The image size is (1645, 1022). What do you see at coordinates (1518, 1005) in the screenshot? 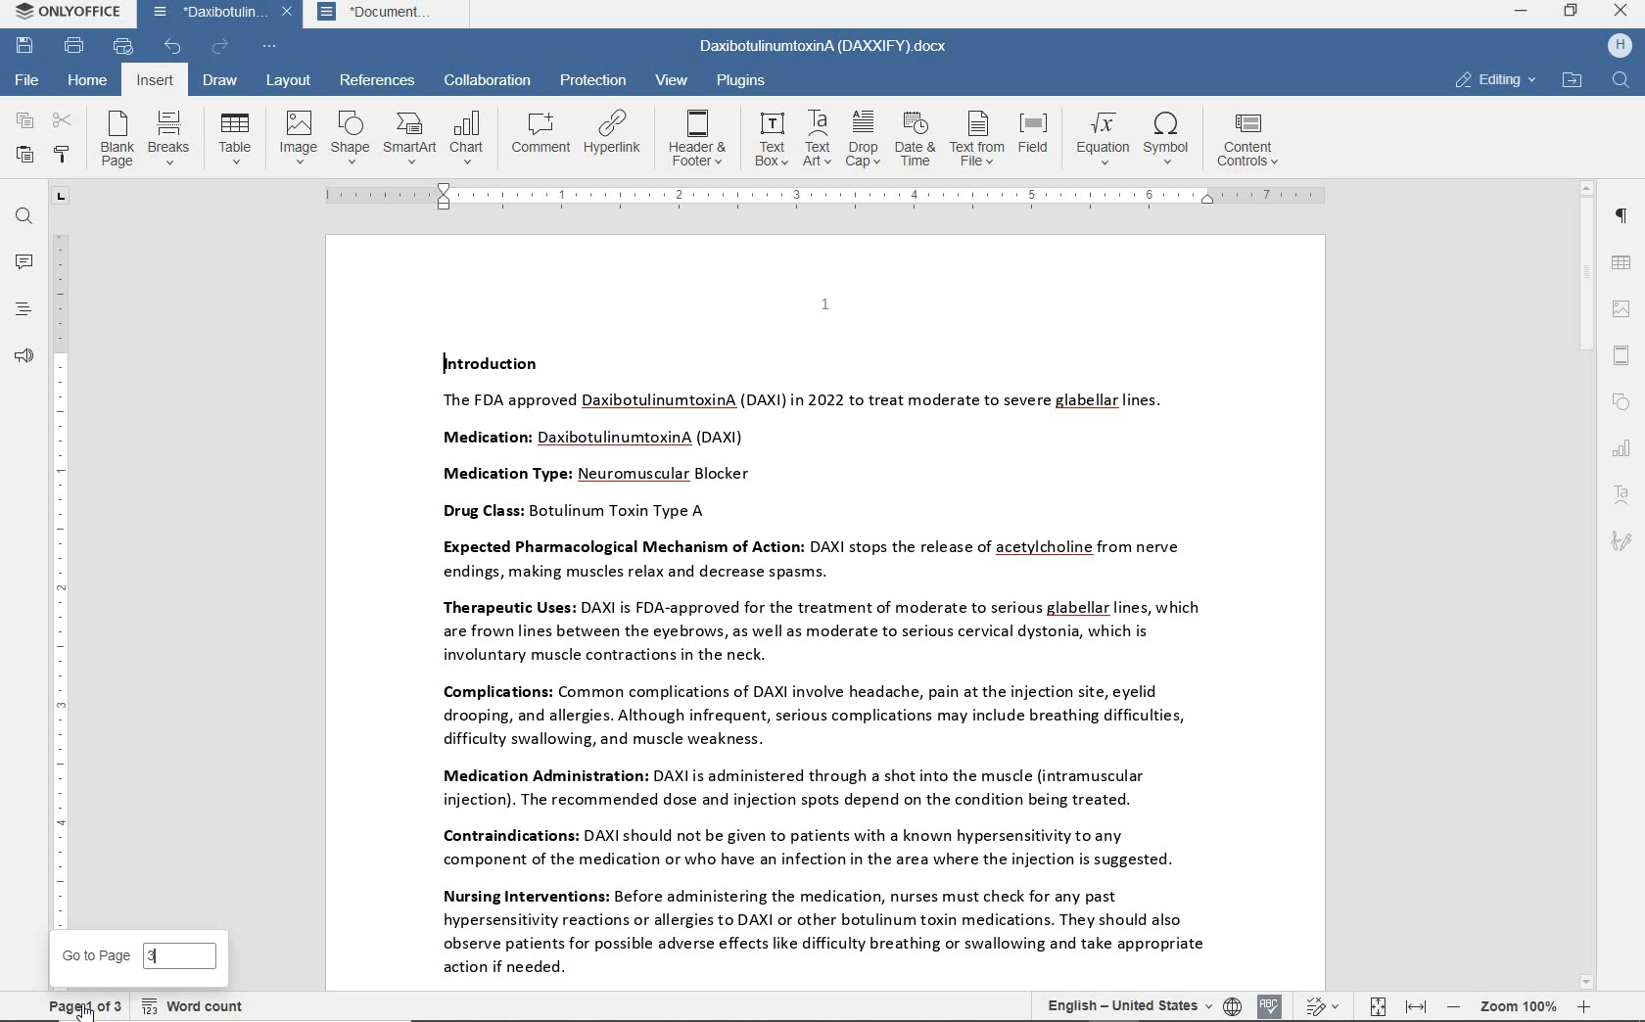
I see `zoom 100%` at bounding box center [1518, 1005].